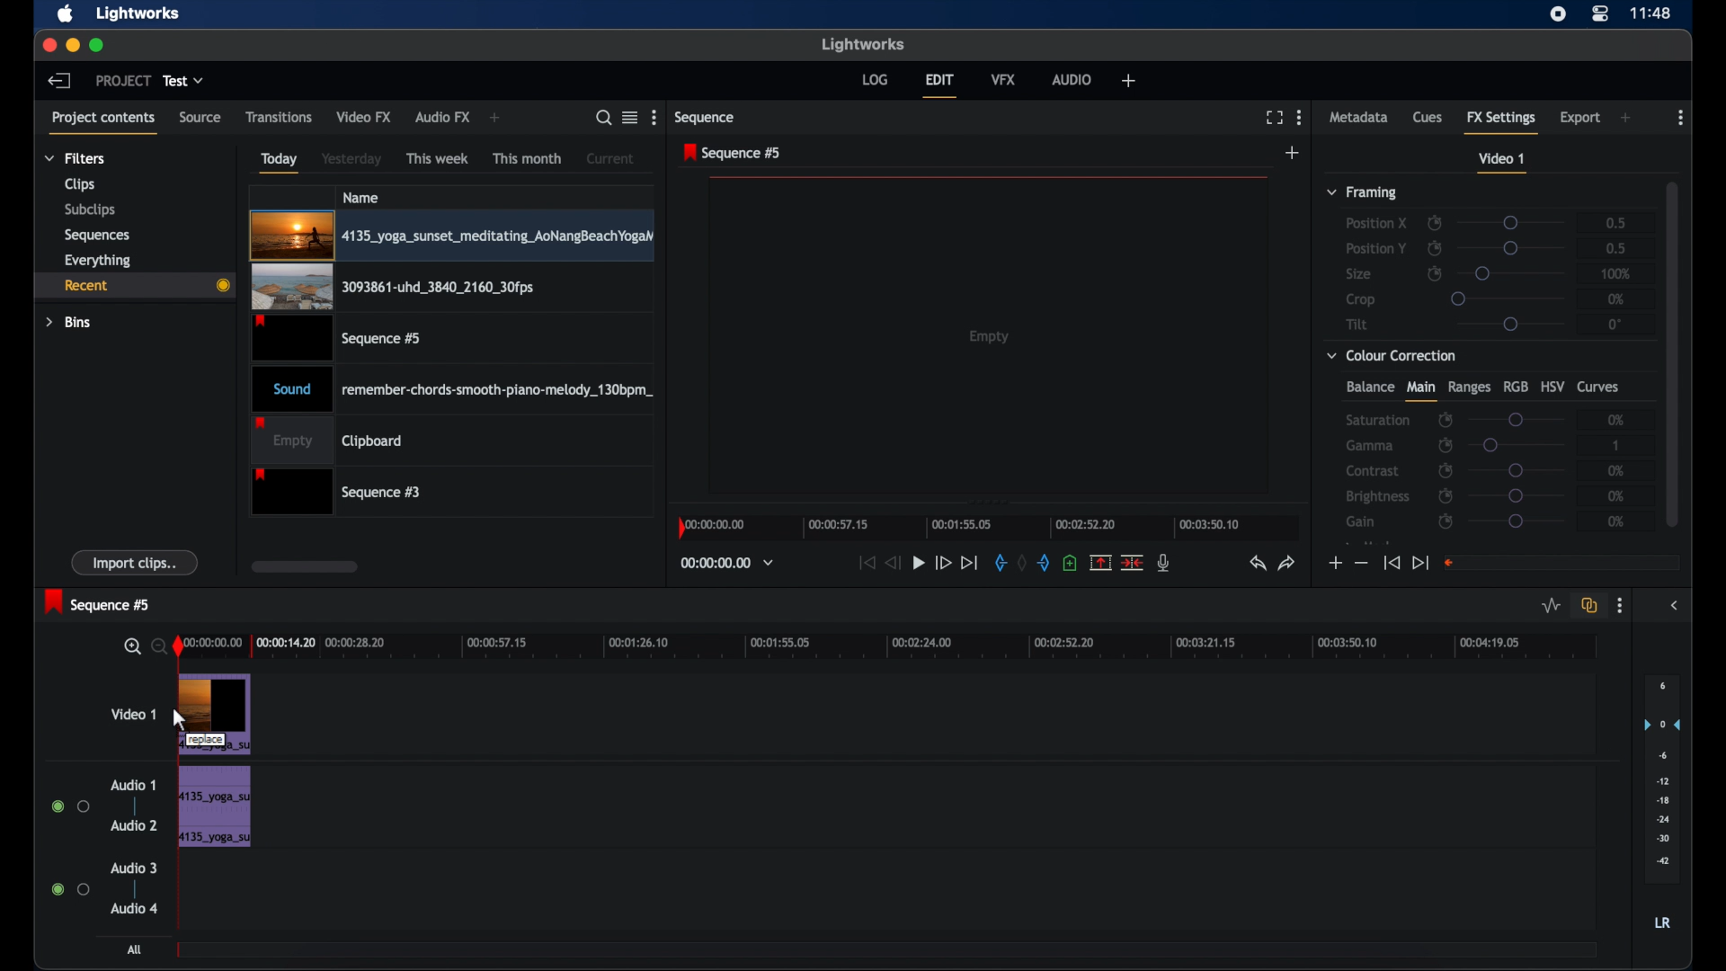 This screenshot has height=971, width=1726. I want to click on 0%, so click(1614, 472).